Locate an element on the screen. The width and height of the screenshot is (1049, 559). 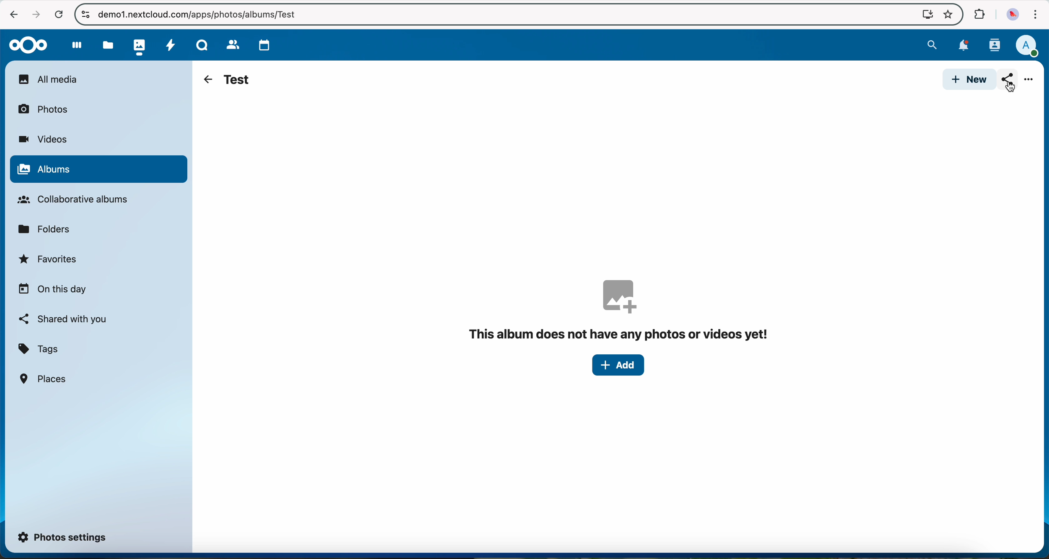
more options is located at coordinates (1030, 81).